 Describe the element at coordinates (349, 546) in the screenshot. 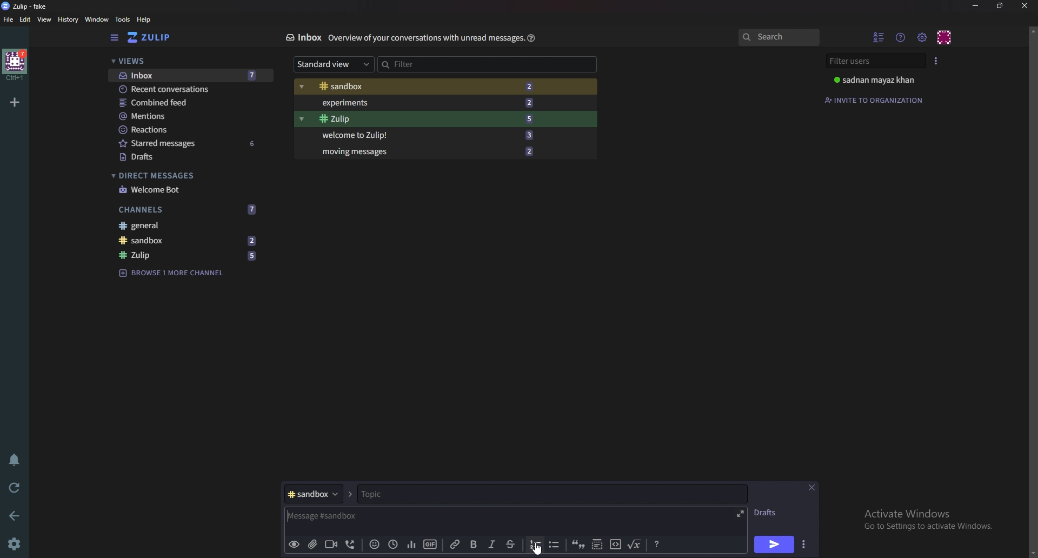

I see `Voice call` at that location.